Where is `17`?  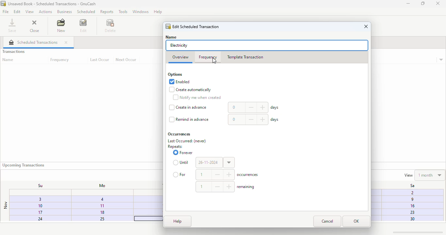
17 is located at coordinates (34, 213).